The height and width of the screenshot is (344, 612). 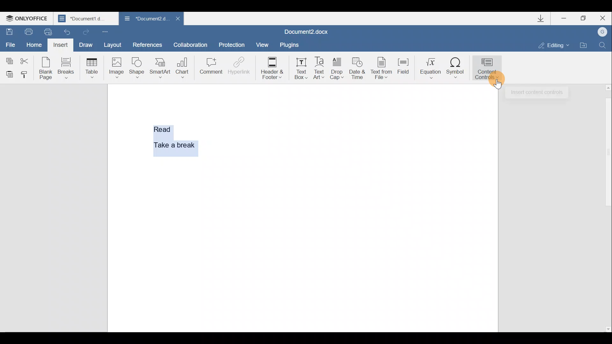 What do you see at coordinates (497, 83) in the screenshot?
I see `Cursor on content controls` at bounding box center [497, 83].